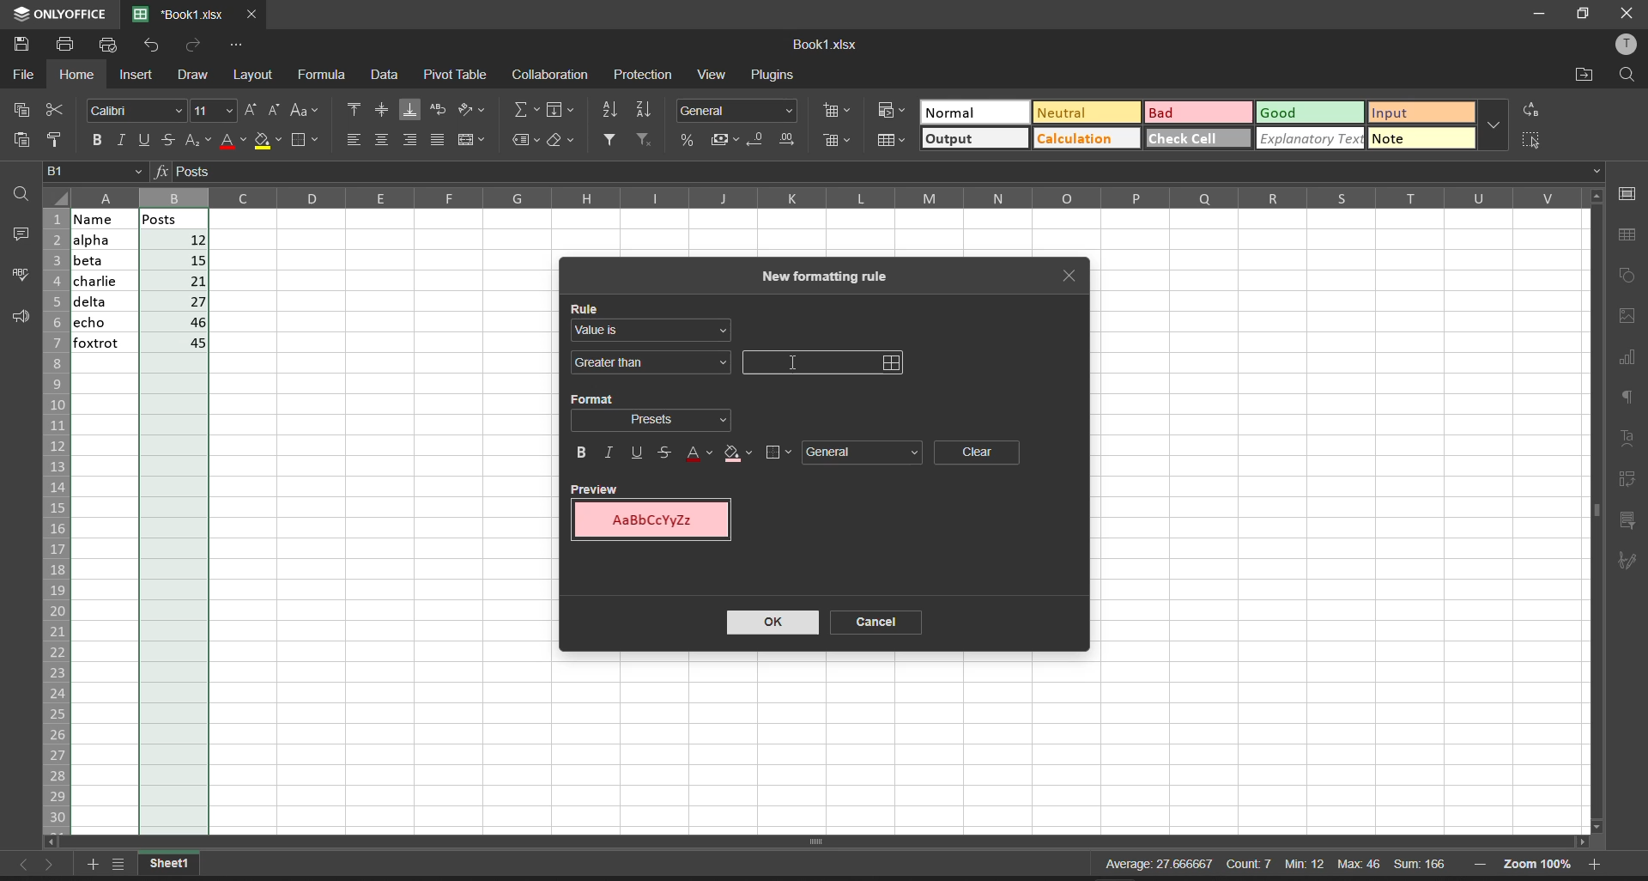 The height and width of the screenshot is (881, 1648). Describe the element at coordinates (1633, 396) in the screenshot. I see `paragraph settings` at that location.